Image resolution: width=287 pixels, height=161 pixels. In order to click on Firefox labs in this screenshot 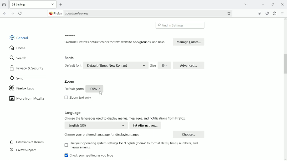, I will do `click(25, 88)`.